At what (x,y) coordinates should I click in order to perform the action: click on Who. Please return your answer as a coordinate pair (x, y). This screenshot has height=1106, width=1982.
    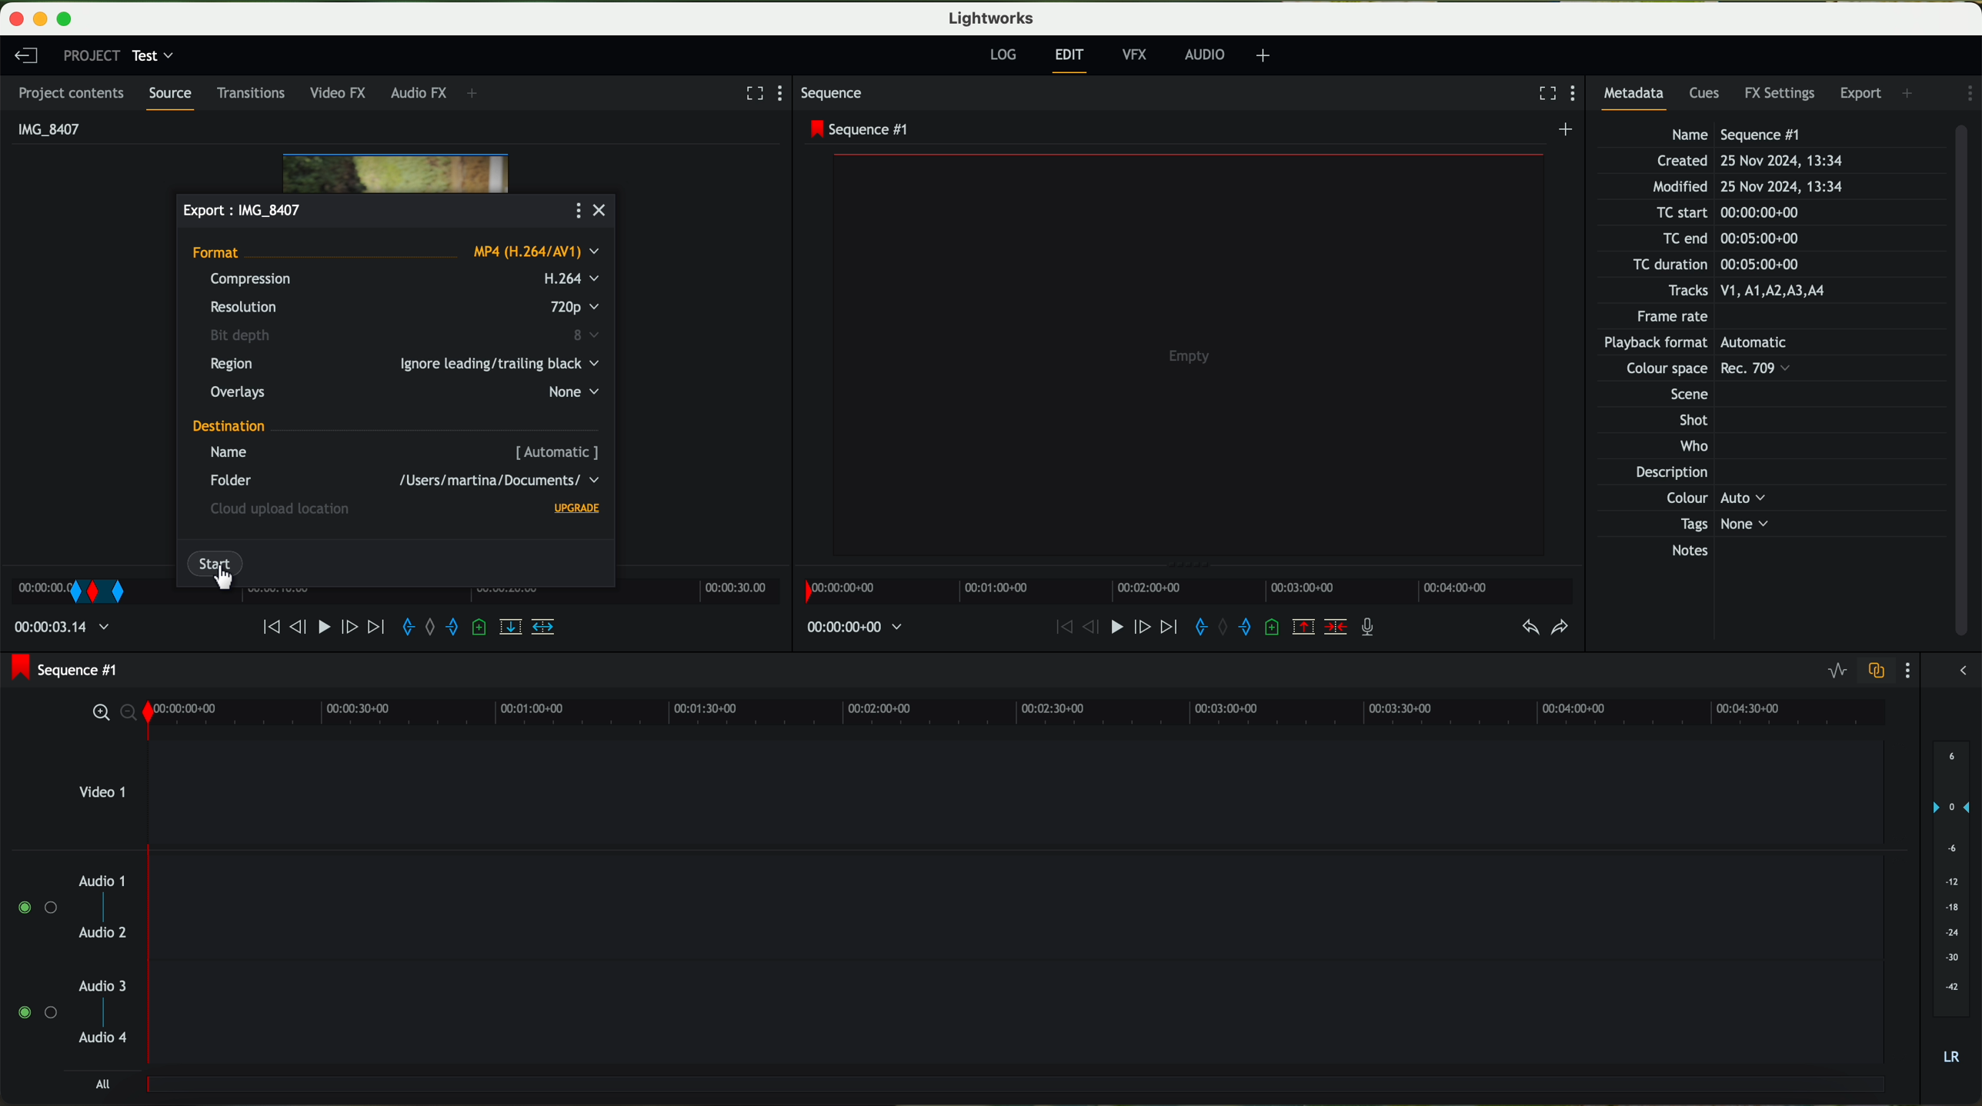
    Looking at the image, I should click on (1690, 448).